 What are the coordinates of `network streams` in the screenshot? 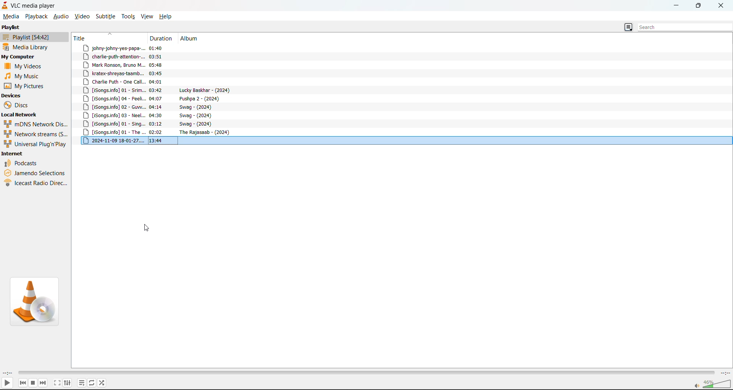 It's located at (36, 135).